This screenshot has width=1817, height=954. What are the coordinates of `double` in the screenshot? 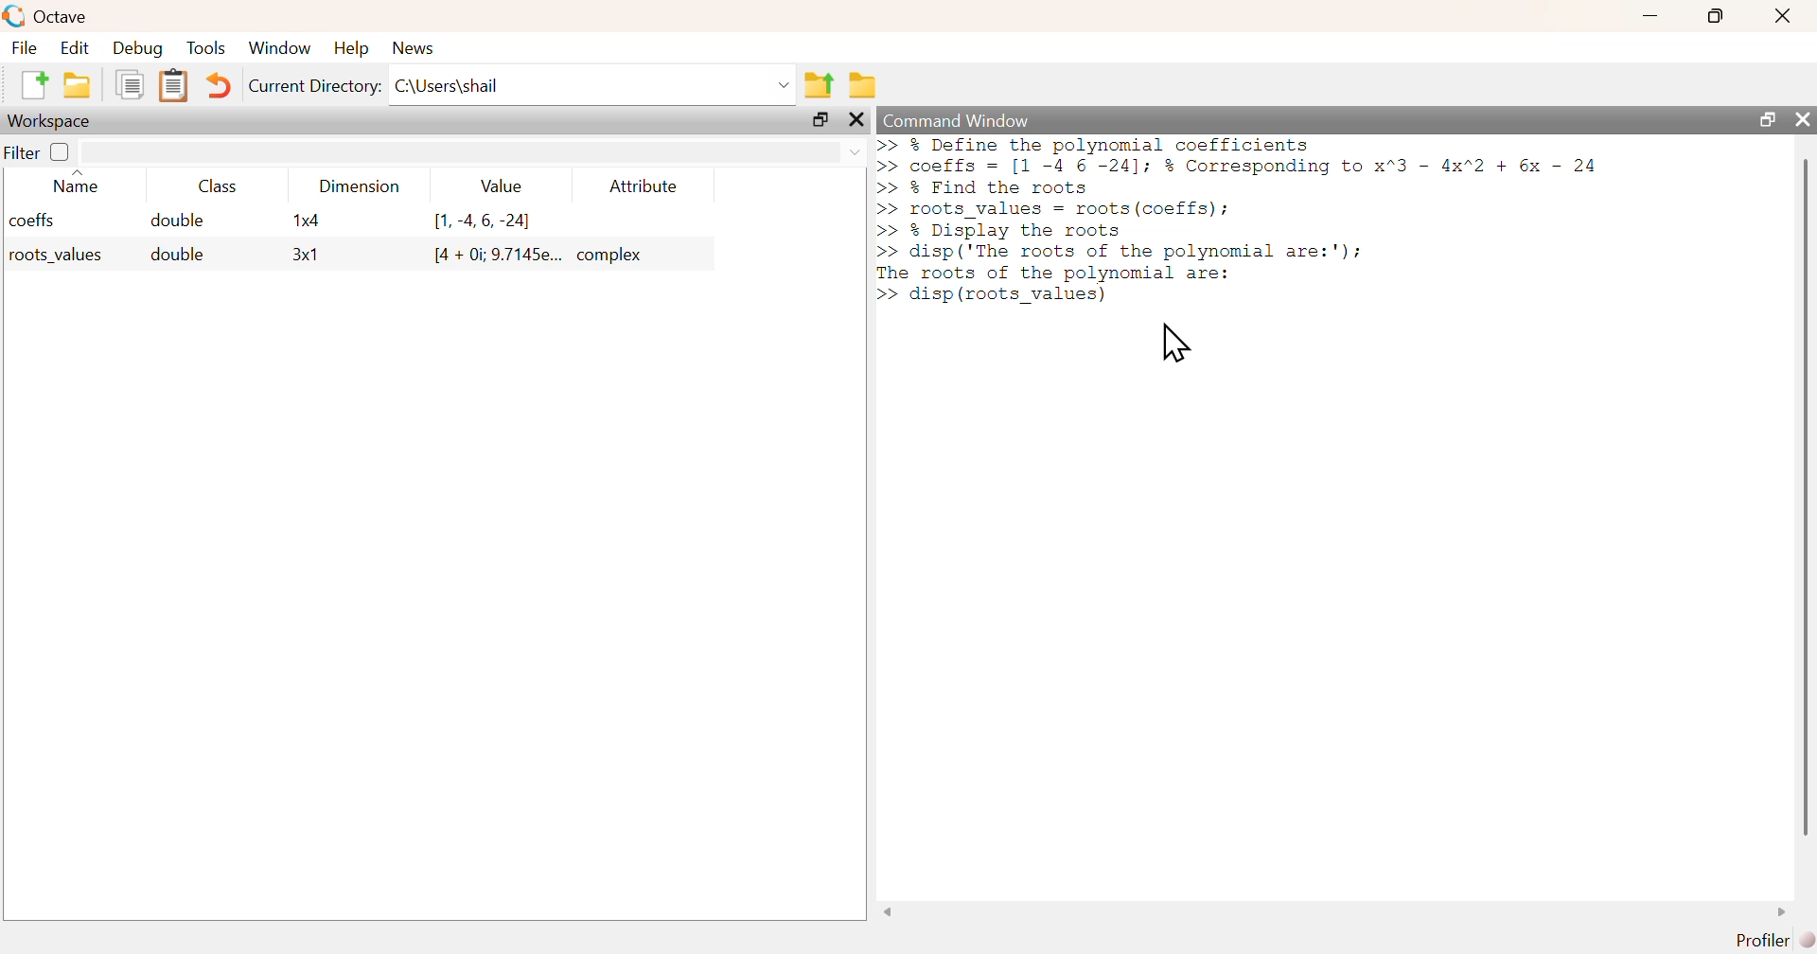 It's located at (174, 255).